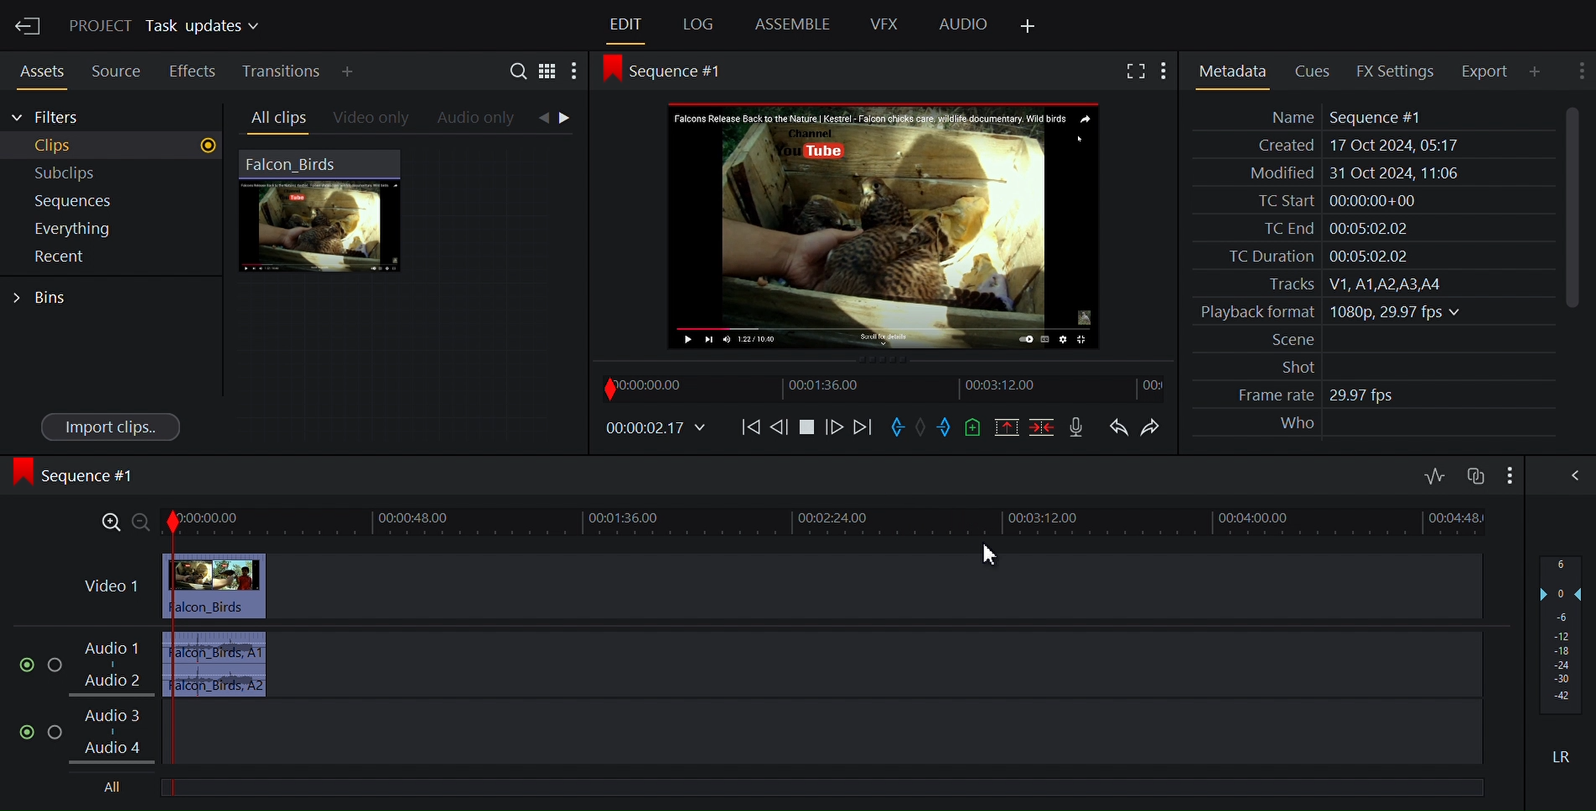 The height and width of the screenshot is (811, 1596). What do you see at coordinates (1557, 753) in the screenshot?
I see `LR` at bounding box center [1557, 753].